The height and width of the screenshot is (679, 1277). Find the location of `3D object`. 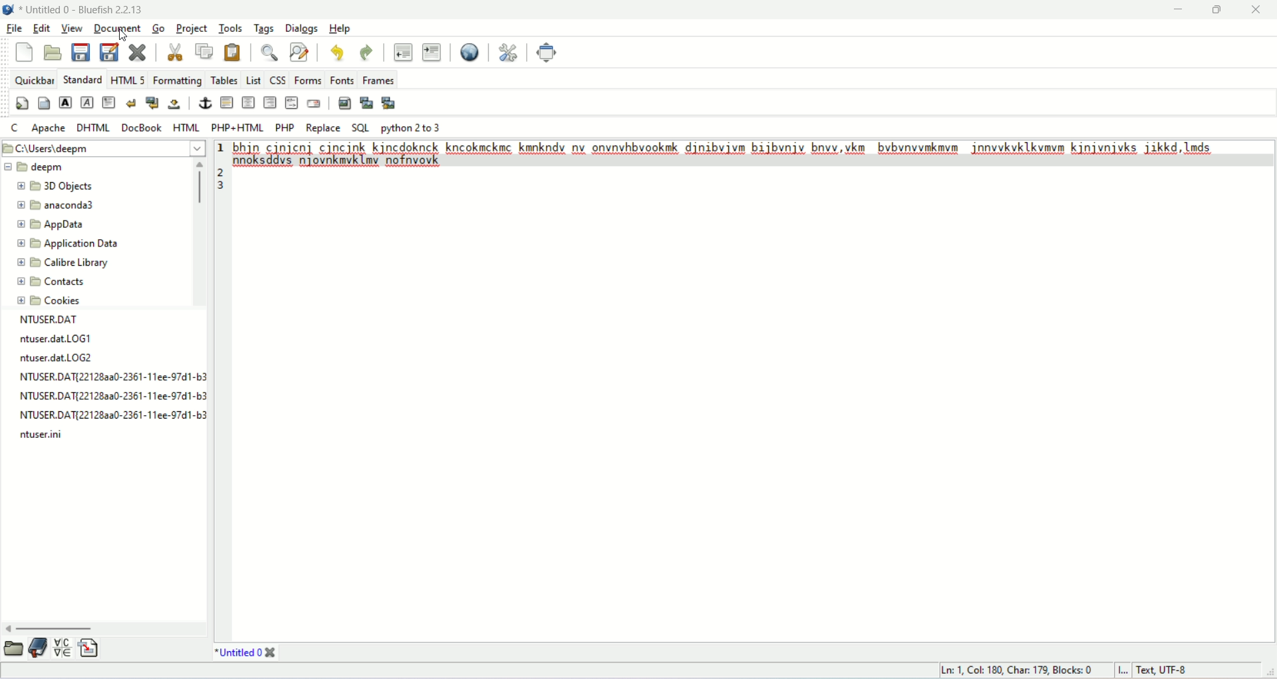

3D object is located at coordinates (61, 187).